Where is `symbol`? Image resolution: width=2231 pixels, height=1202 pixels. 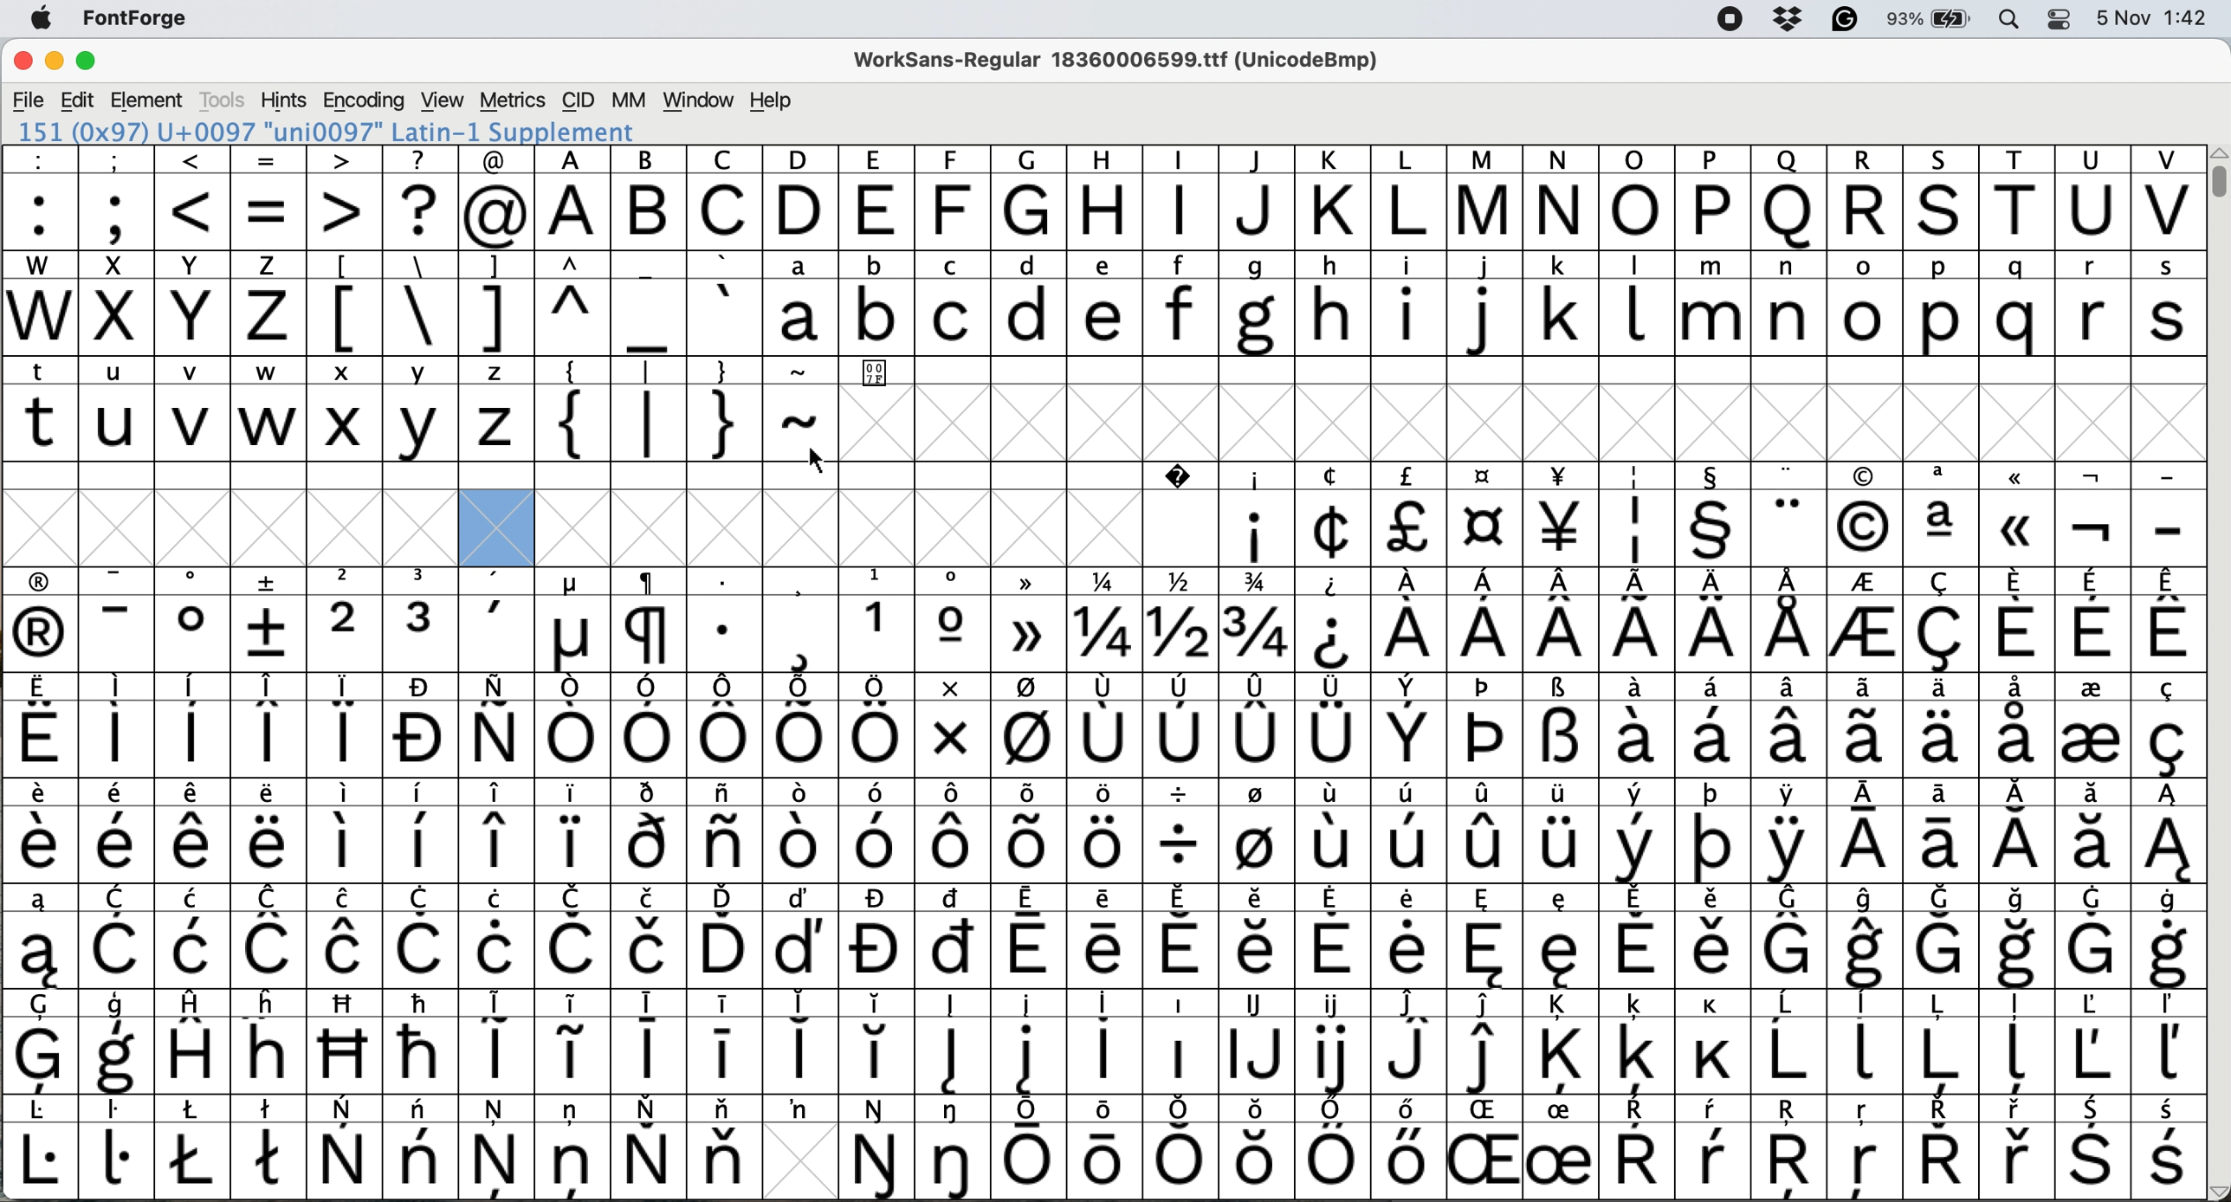
symbol is located at coordinates (122, 938).